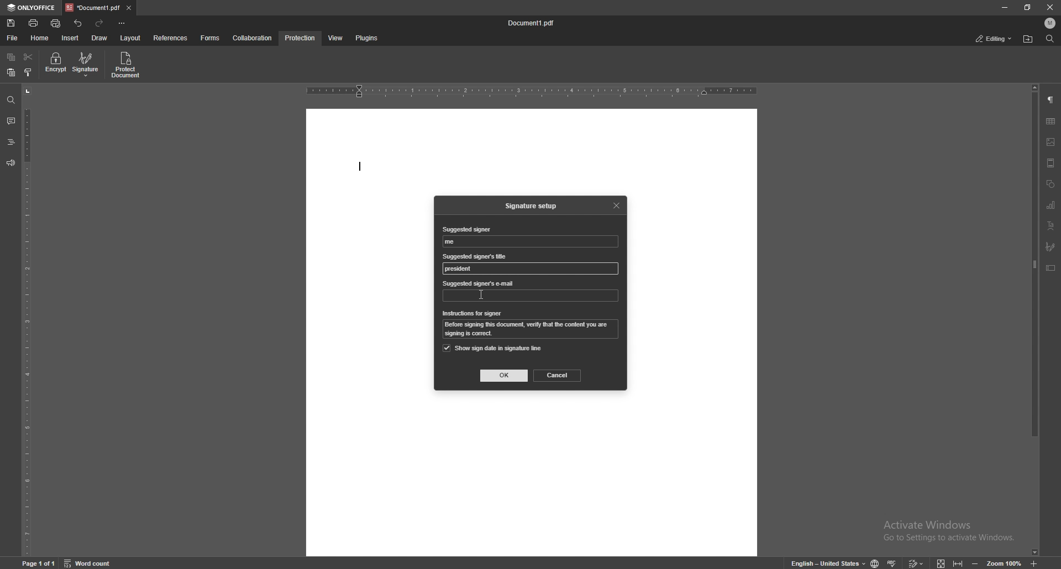 This screenshot has width=1061, height=569. What do you see at coordinates (34, 23) in the screenshot?
I see `print` at bounding box center [34, 23].